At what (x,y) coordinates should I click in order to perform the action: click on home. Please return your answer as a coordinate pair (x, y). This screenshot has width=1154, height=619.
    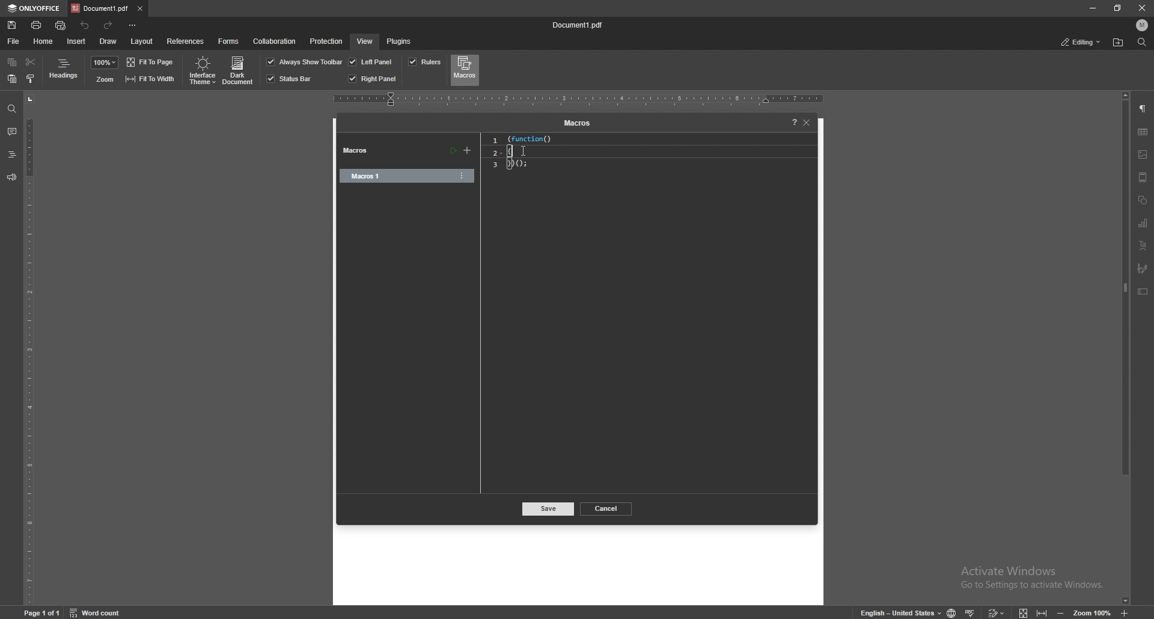
    Looking at the image, I should click on (44, 41).